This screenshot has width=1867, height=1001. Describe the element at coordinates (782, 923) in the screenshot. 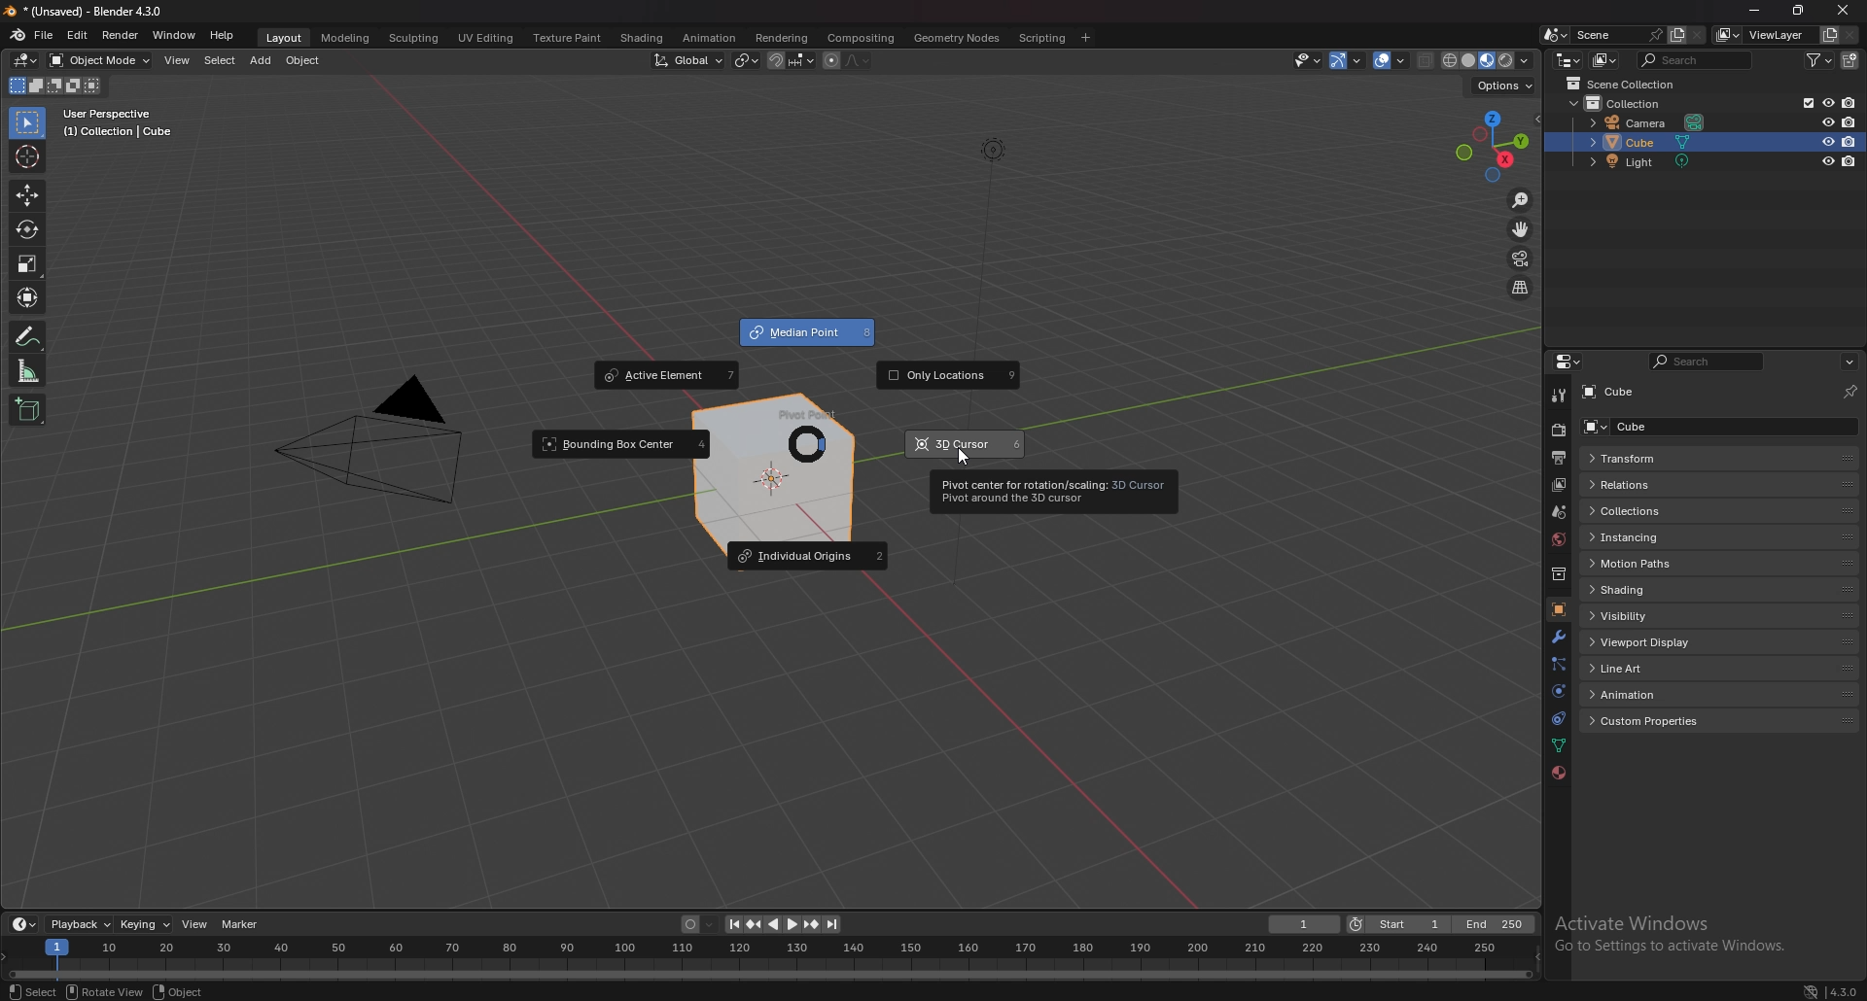

I see `play animation` at that location.